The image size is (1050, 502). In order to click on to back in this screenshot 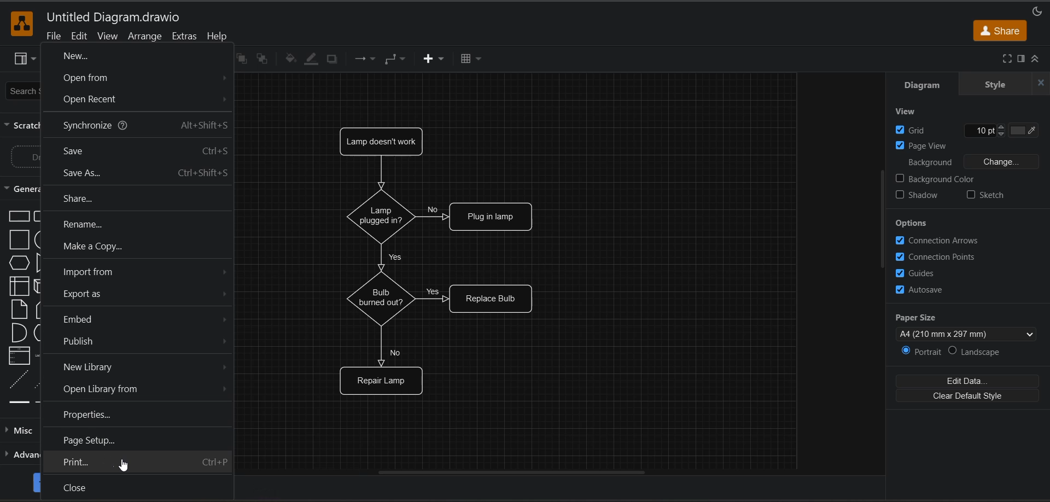, I will do `click(261, 58)`.